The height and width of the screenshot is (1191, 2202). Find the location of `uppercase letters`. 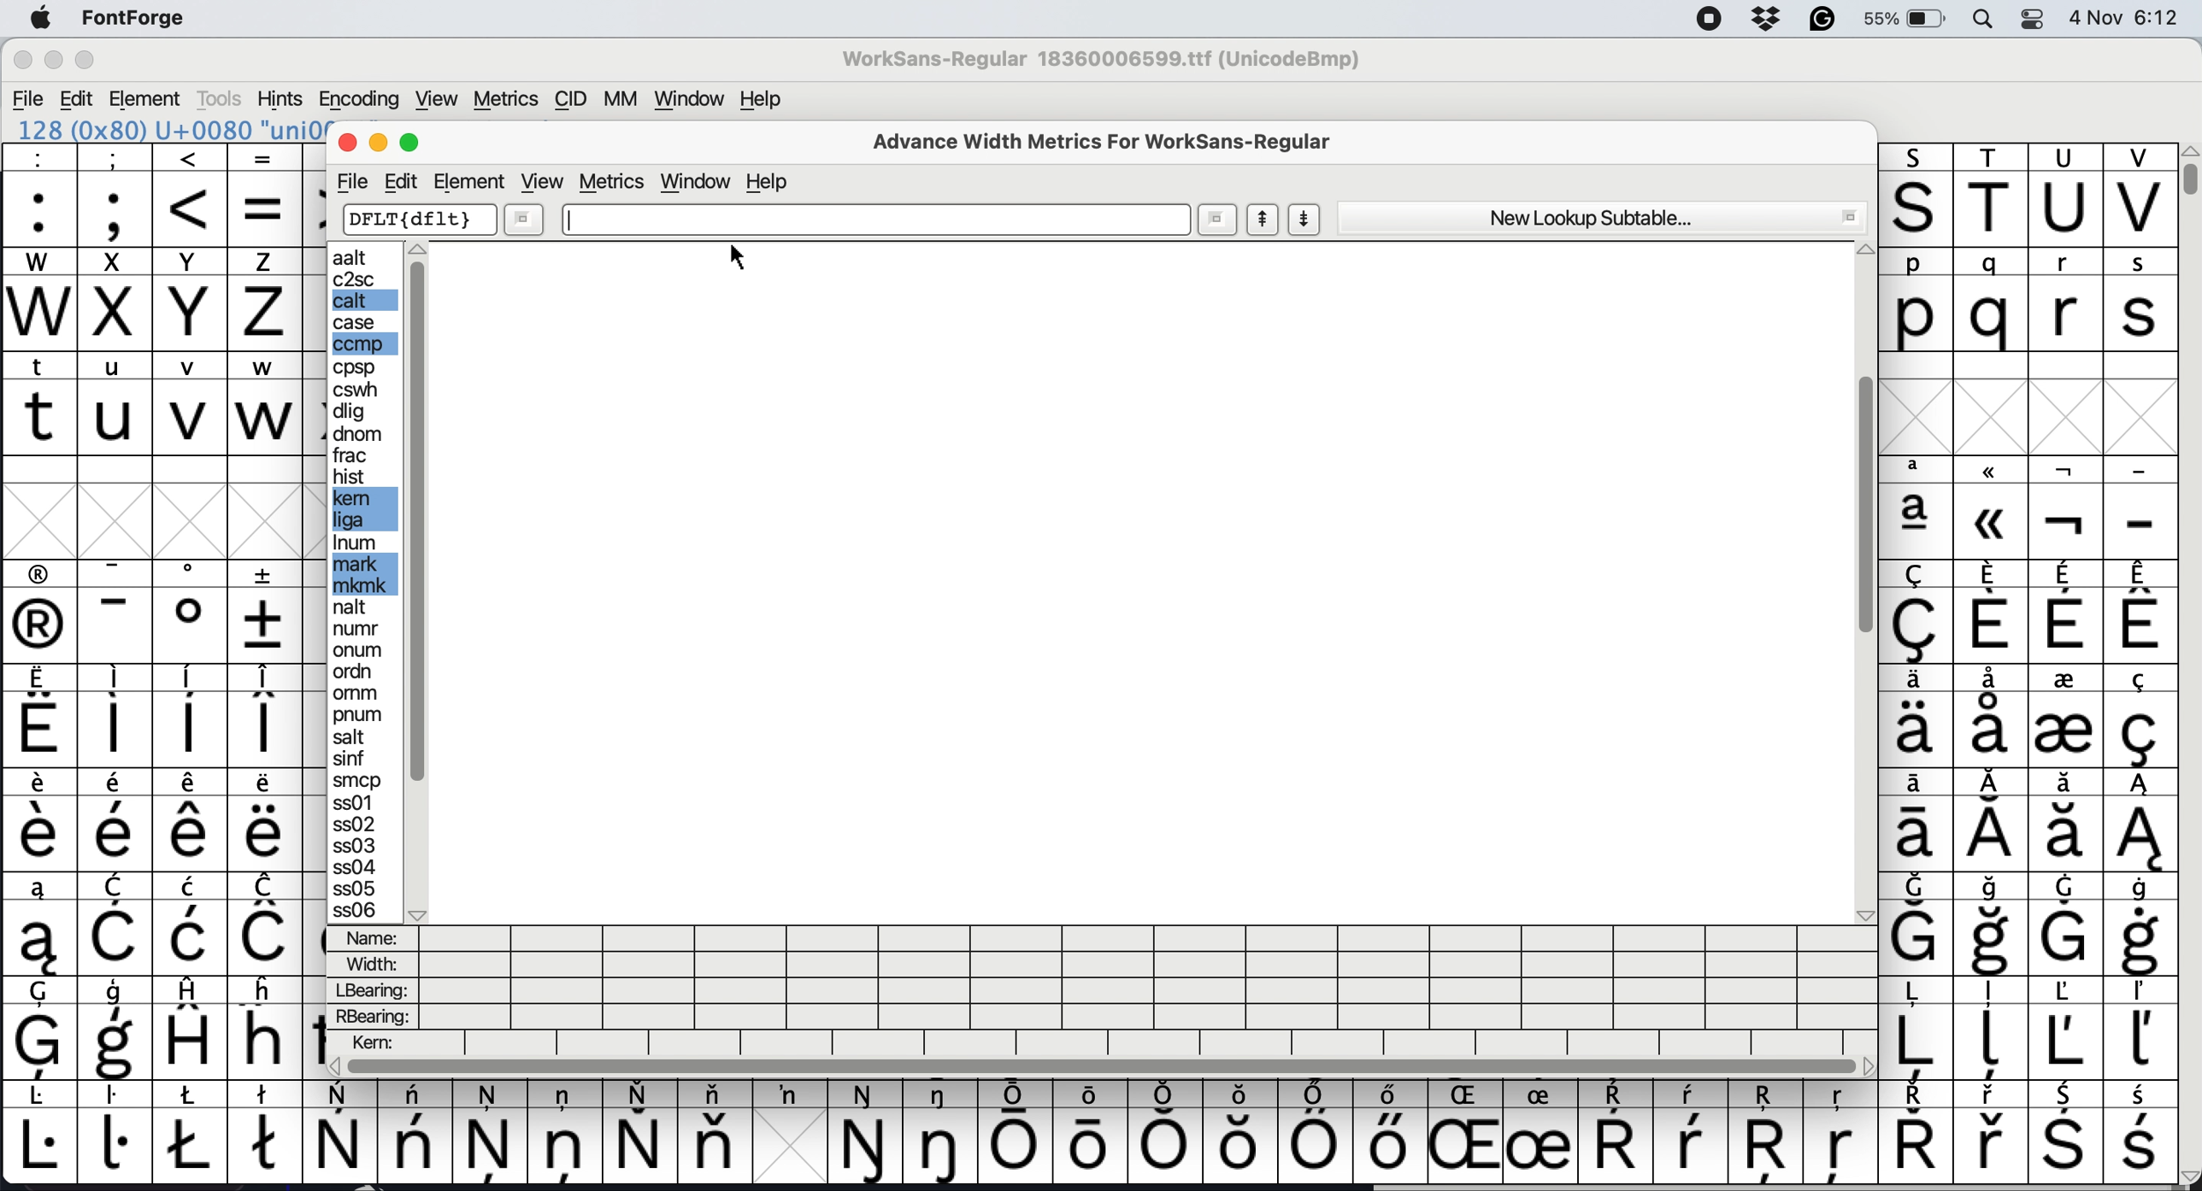

uppercase letters is located at coordinates (162, 314).